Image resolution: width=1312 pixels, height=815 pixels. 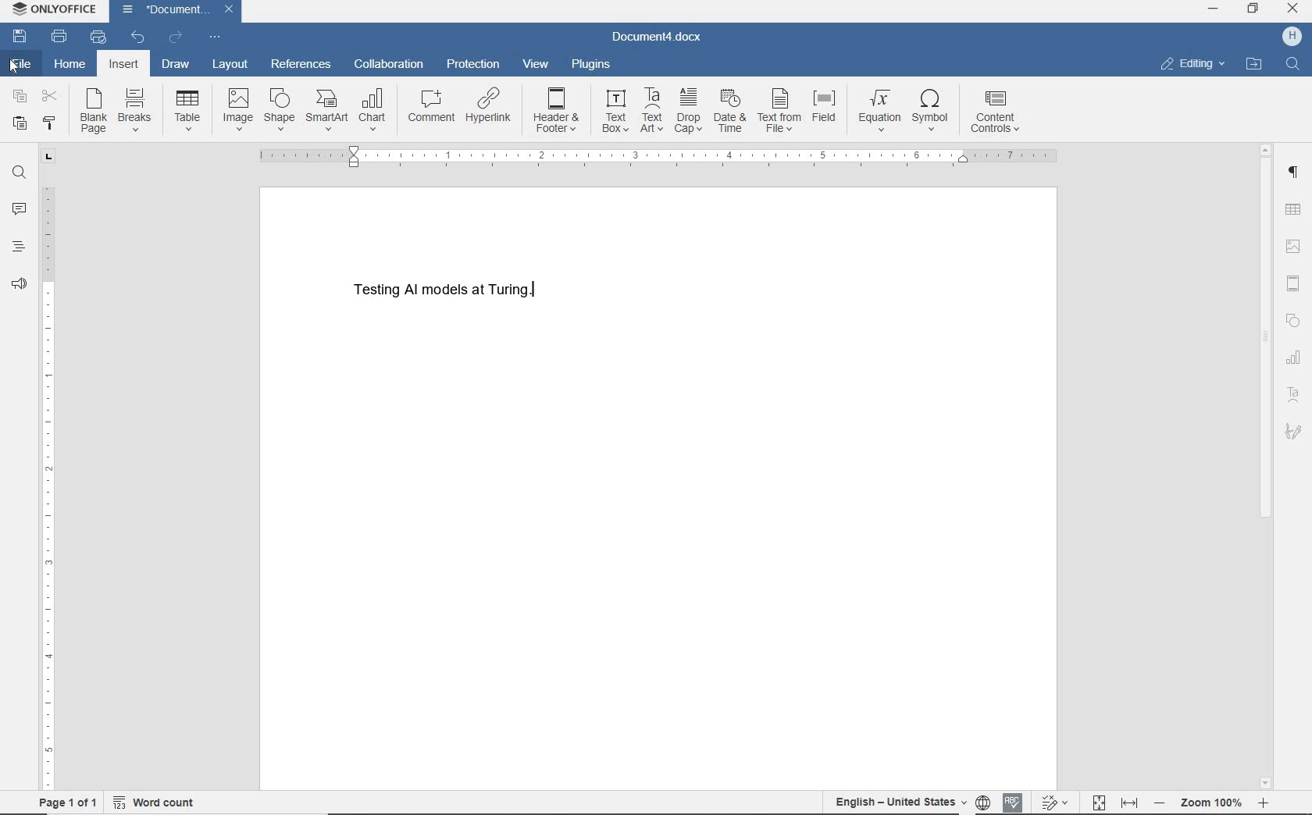 What do you see at coordinates (1296, 246) in the screenshot?
I see `image` at bounding box center [1296, 246].